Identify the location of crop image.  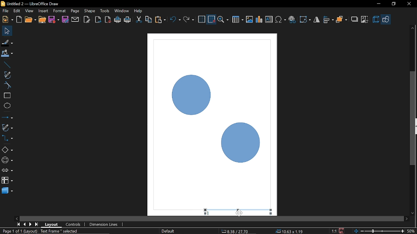
(365, 20).